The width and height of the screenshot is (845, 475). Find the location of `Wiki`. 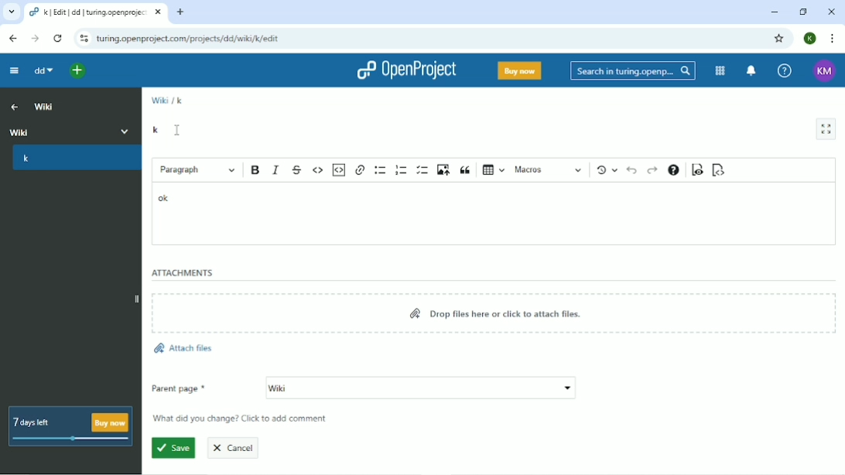

Wiki is located at coordinates (56, 130).